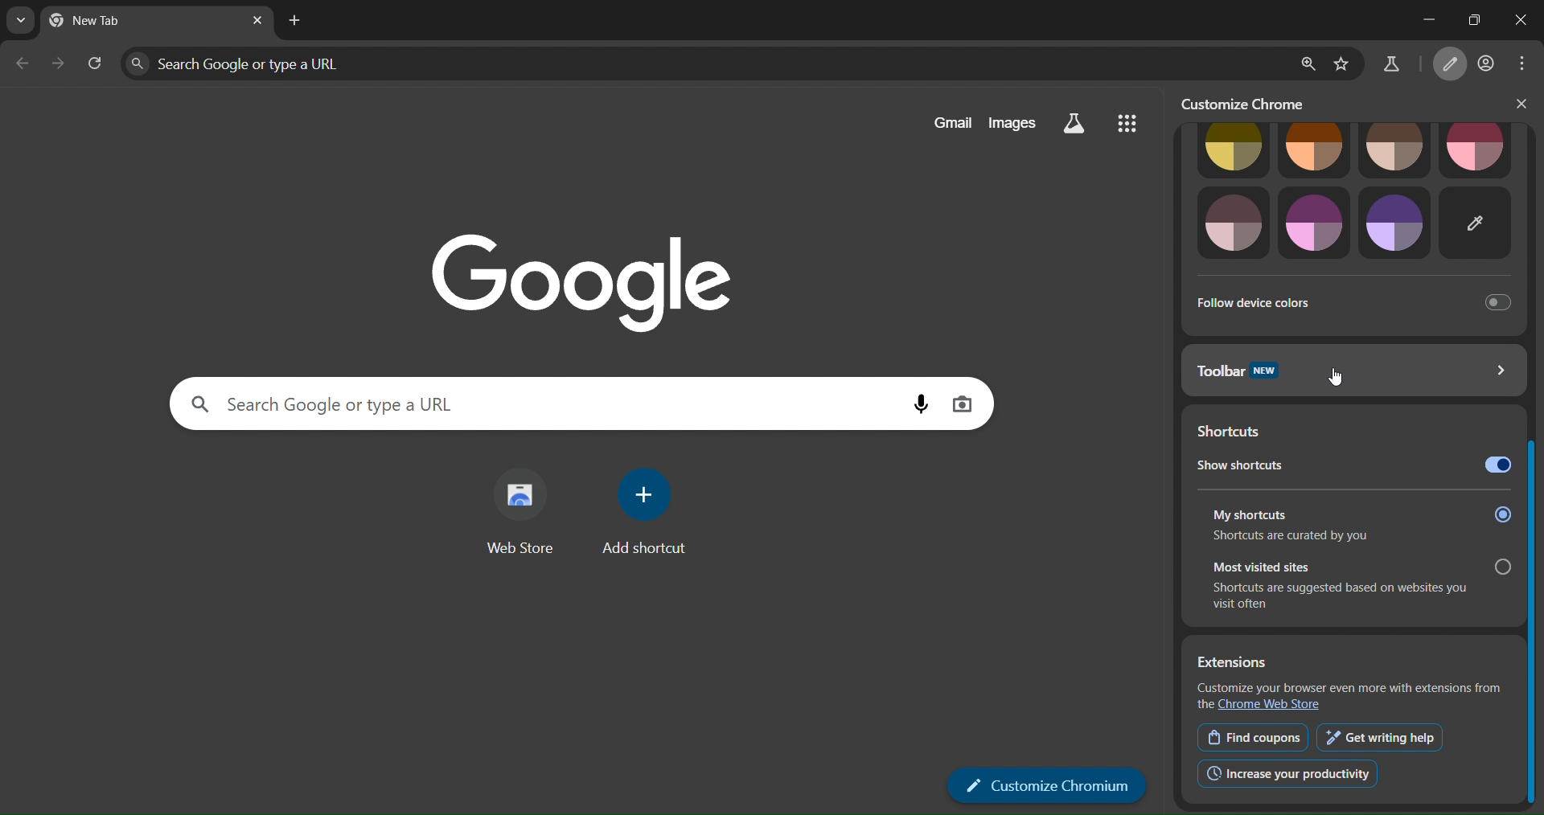  I want to click on shortcuts, so click(1232, 427).